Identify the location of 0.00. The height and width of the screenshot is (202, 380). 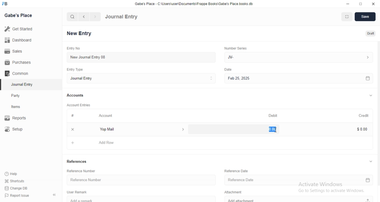
(270, 129).